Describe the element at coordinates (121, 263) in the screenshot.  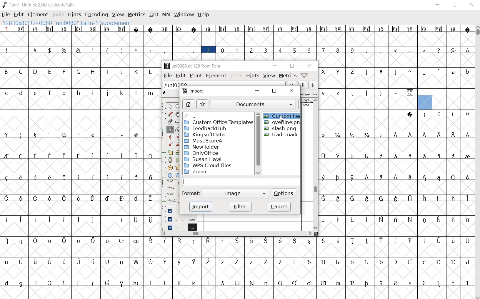
I see `glyph` at that location.